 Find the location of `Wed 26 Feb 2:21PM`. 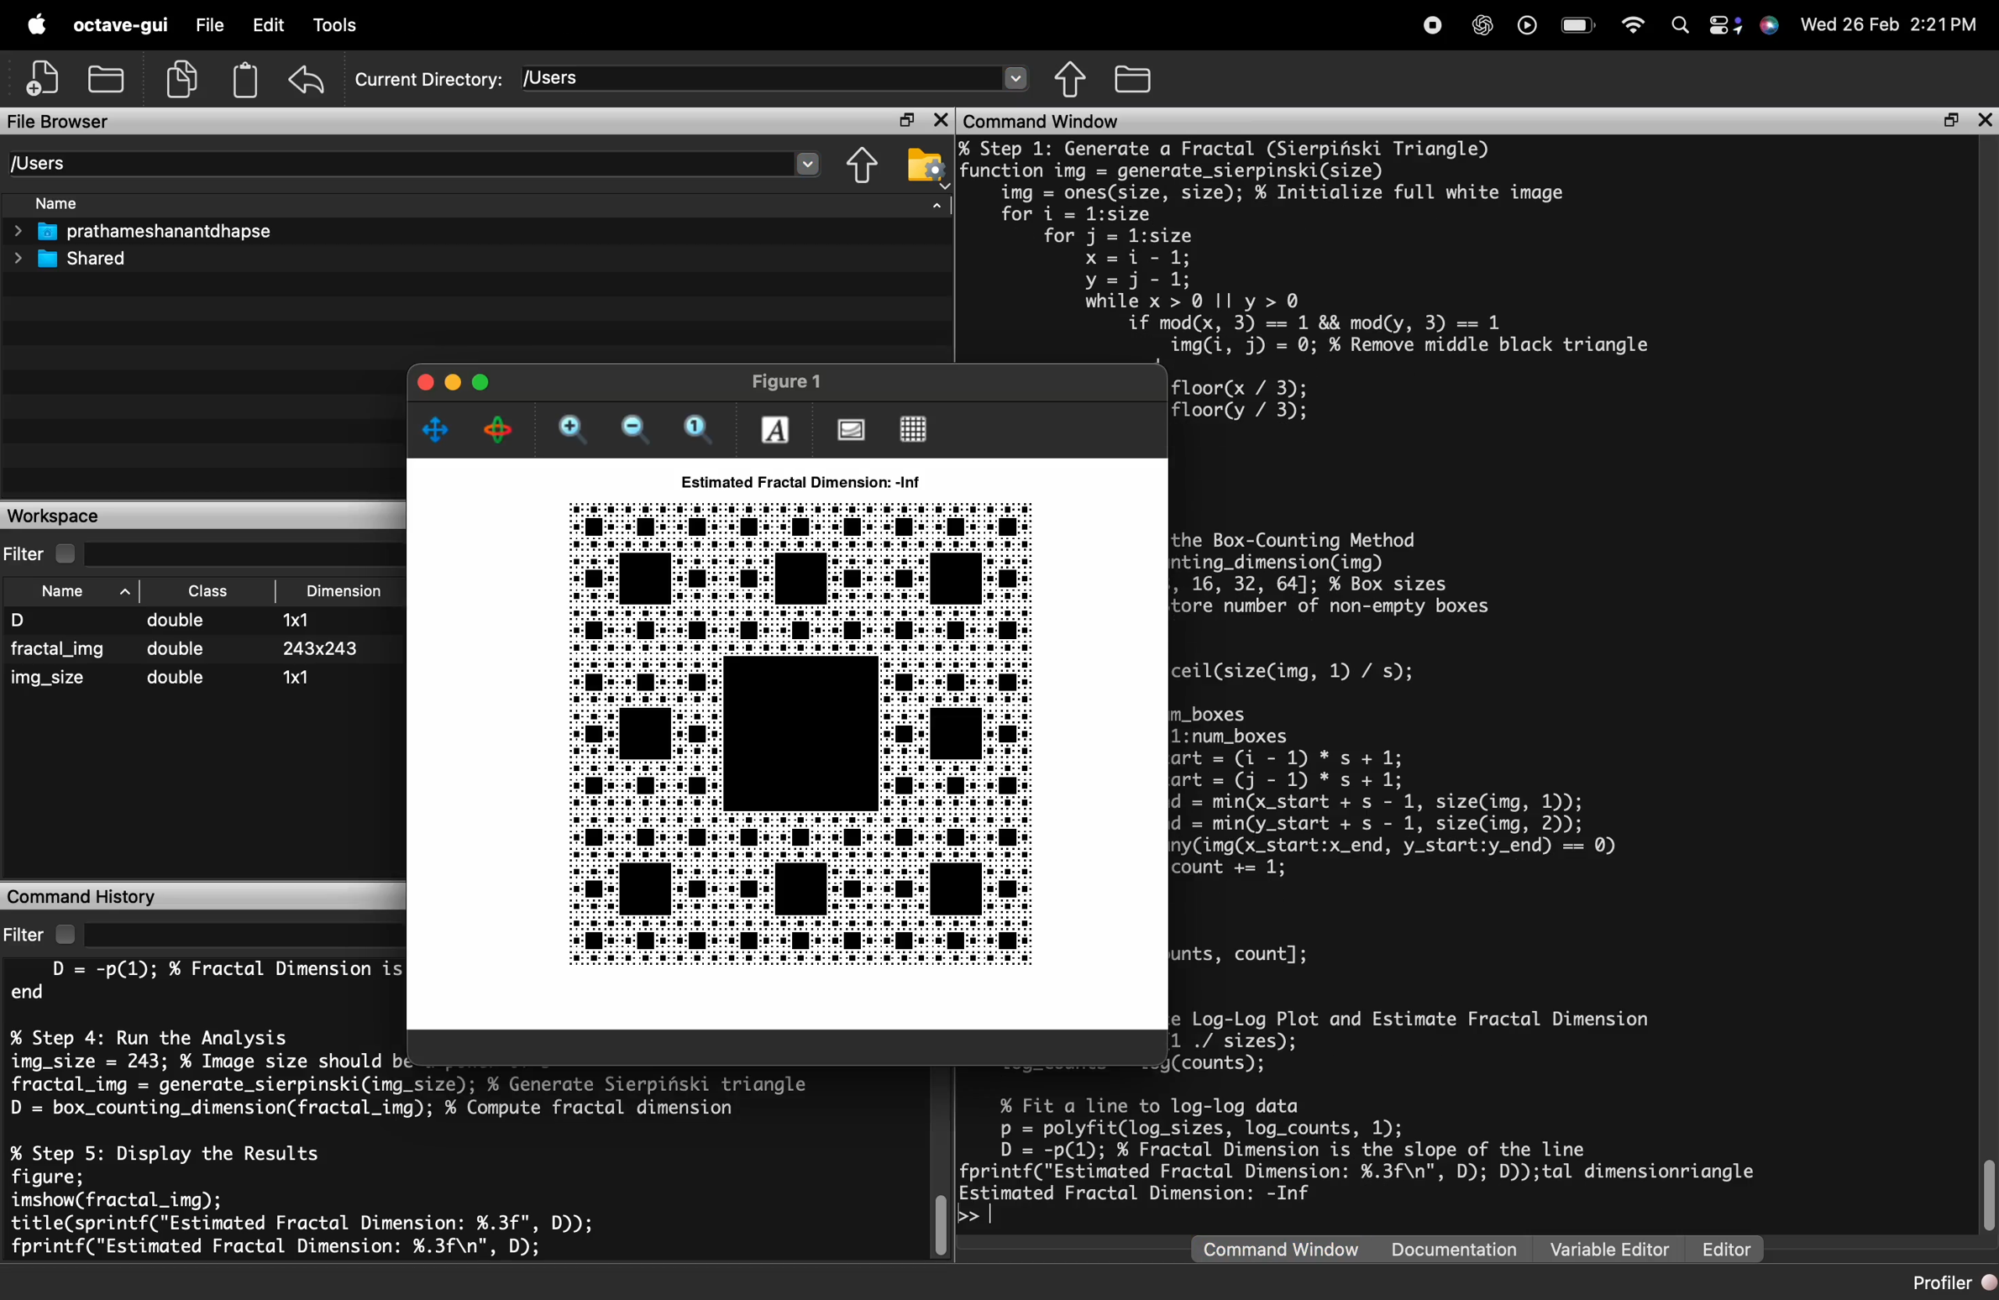

Wed 26 Feb 2:21PM is located at coordinates (1891, 21).